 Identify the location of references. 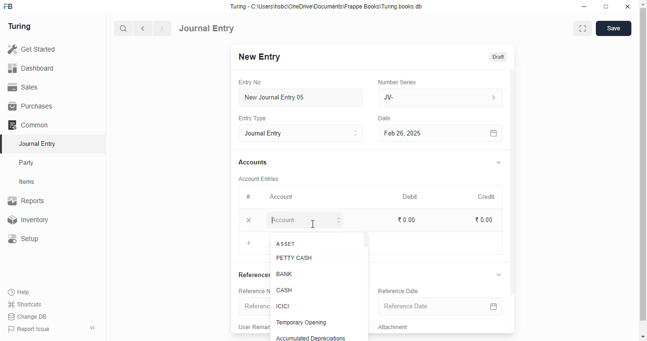
(253, 275).